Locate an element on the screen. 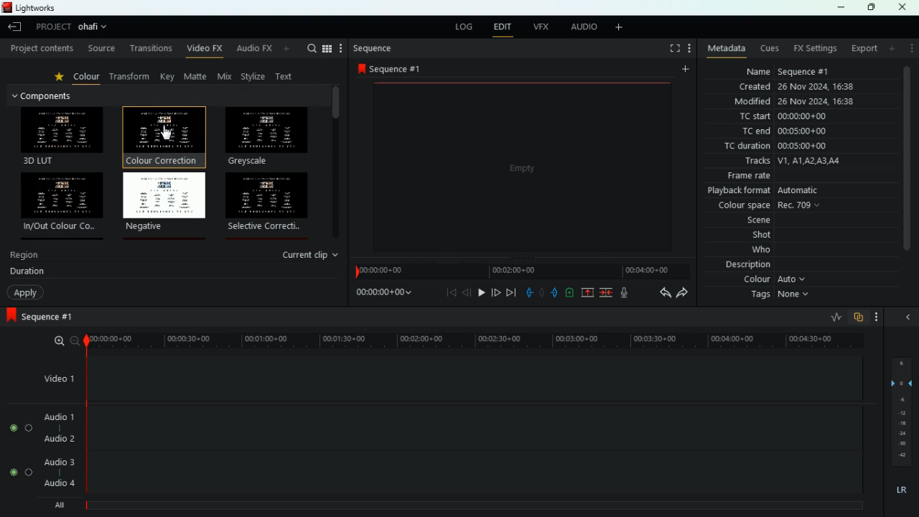 This screenshot has height=517, width=919. audio 1 is located at coordinates (60, 416).